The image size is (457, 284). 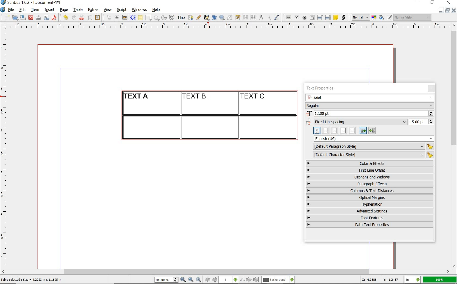 I want to click on calligraphic line, so click(x=207, y=17).